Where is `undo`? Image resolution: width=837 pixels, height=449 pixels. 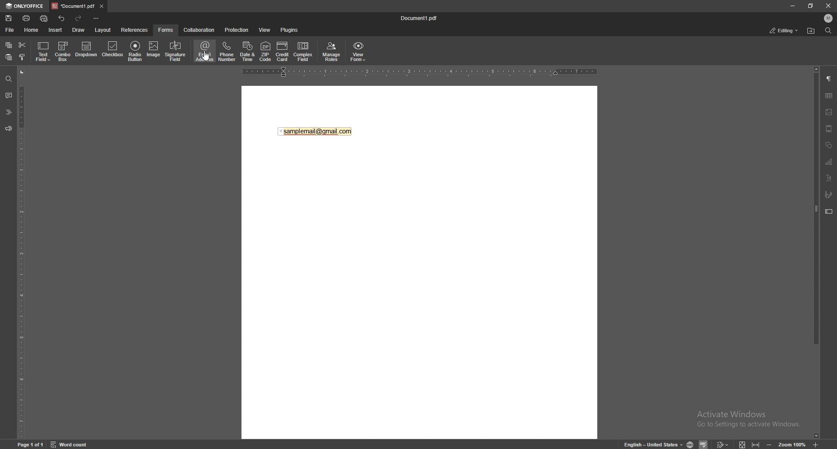 undo is located at coordinates (62, 19).